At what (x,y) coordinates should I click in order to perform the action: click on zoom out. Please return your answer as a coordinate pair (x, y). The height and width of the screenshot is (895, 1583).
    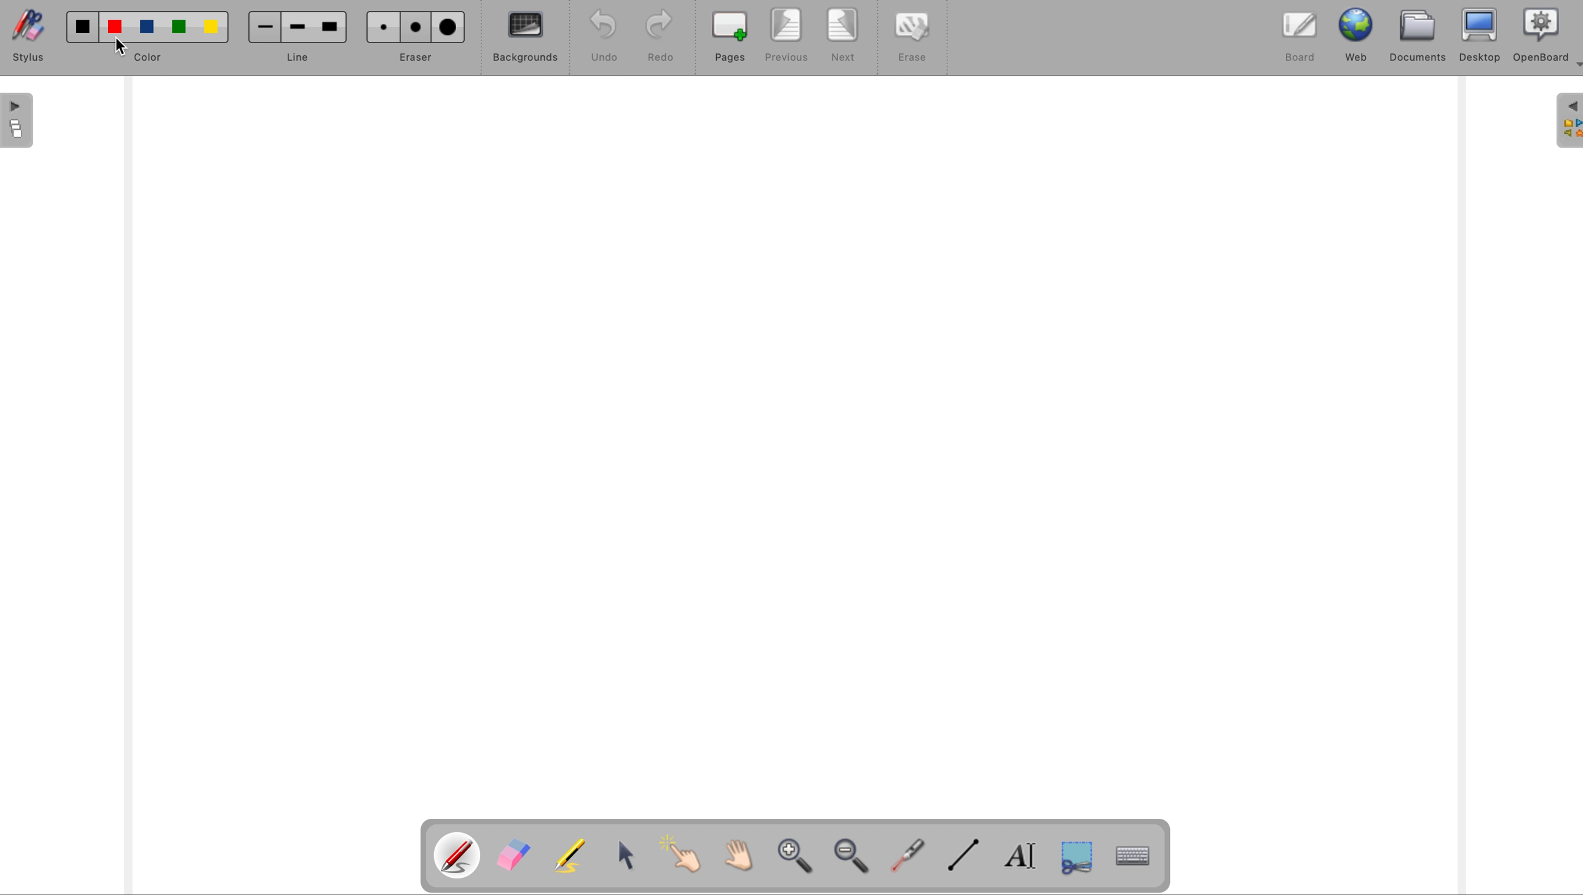
    Looking at the image, I should click on (856, 858).